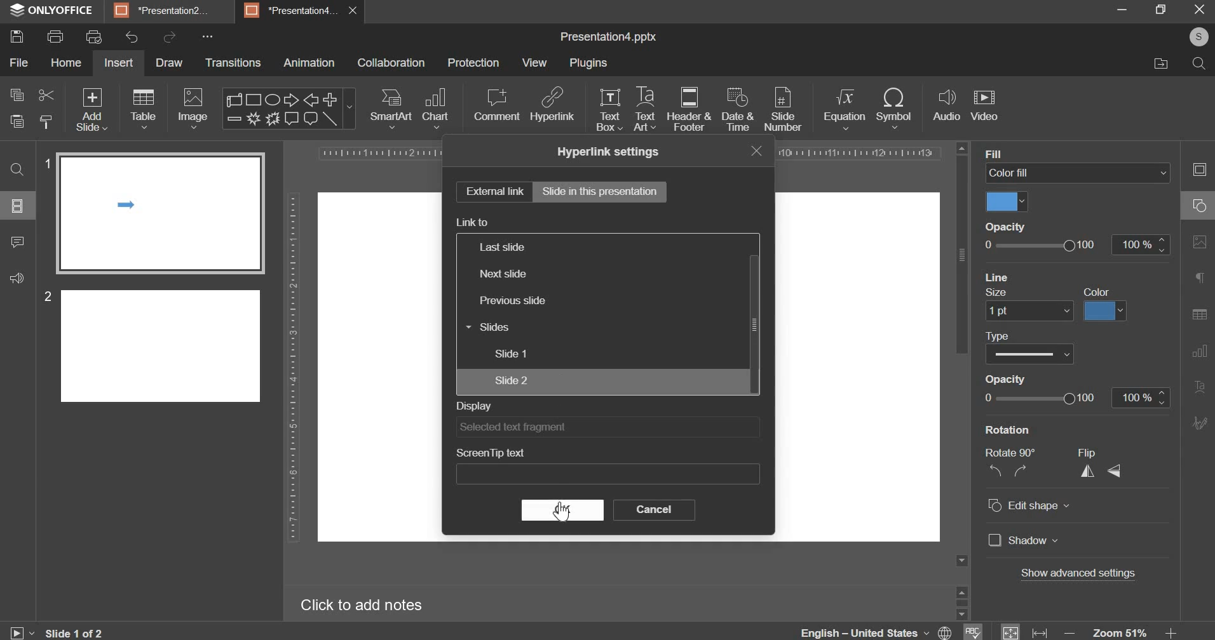 The width and height of the screenshot is (1215, 640). What do you see at coordinates (1101, 467) in the screenshot?
I see `Flip
A <` at bounding box center [1101, 467].